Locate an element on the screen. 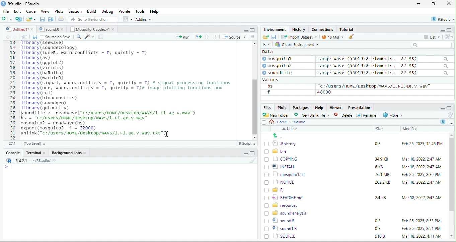  search is located at coordinates (431, 45).